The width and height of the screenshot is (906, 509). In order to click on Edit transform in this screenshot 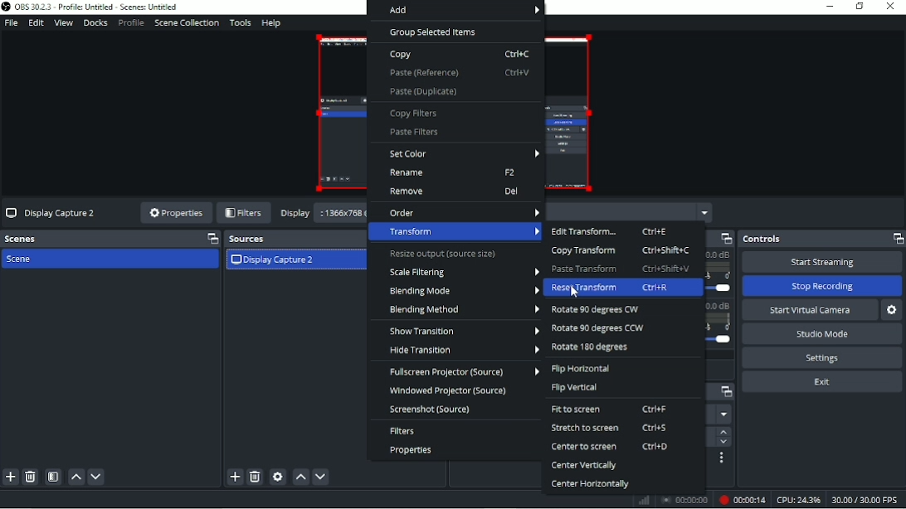, I will do `click(611, 231)`.